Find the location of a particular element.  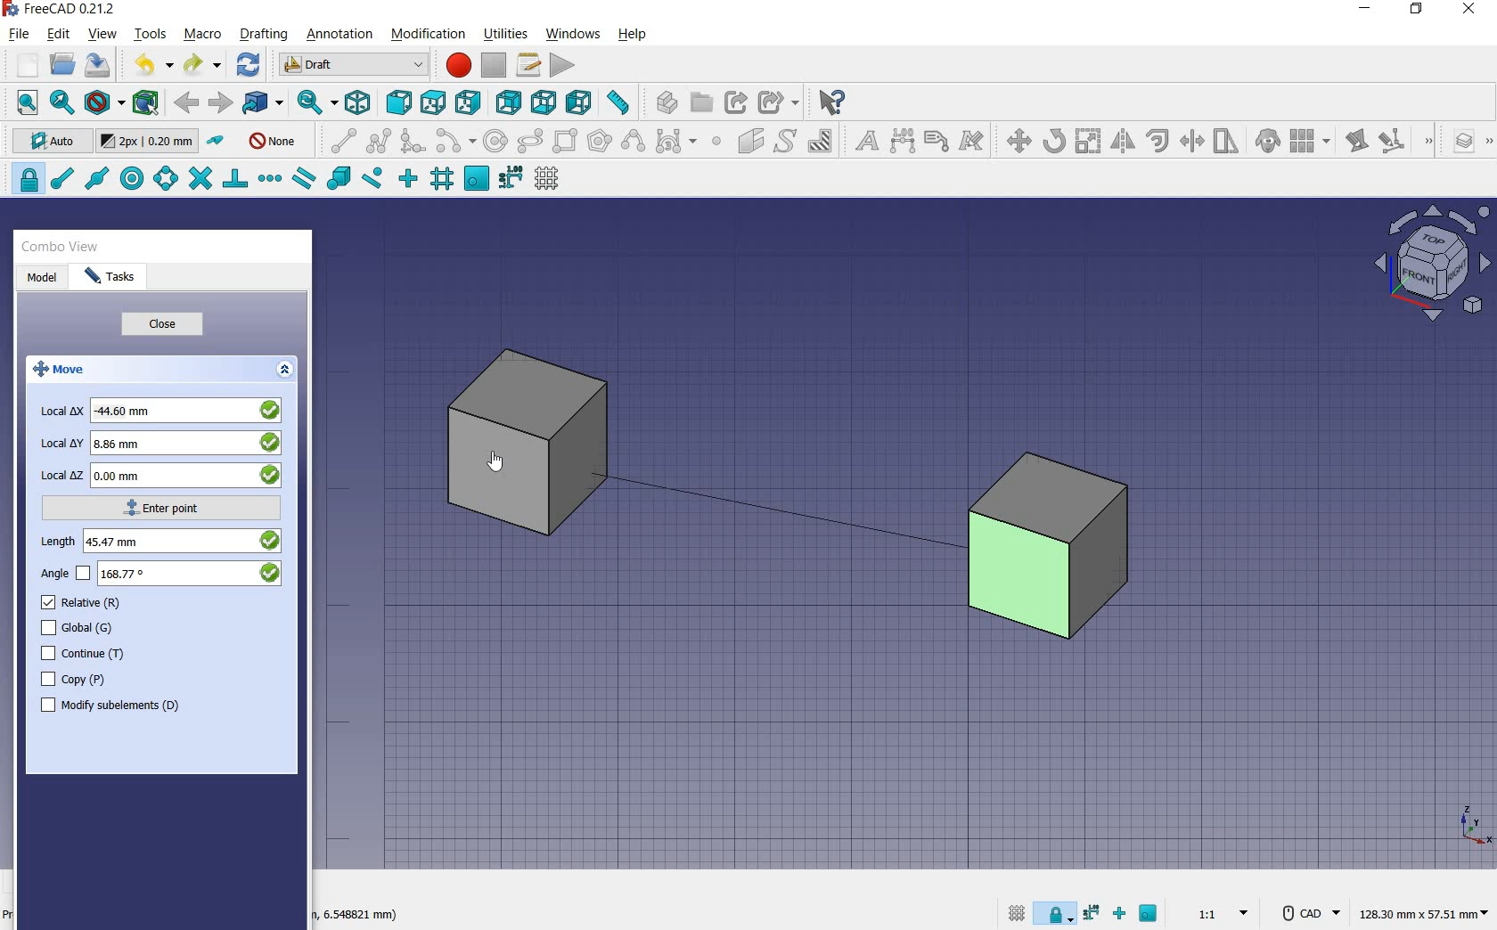

snap midpoint is located at coordinates (98, 179).